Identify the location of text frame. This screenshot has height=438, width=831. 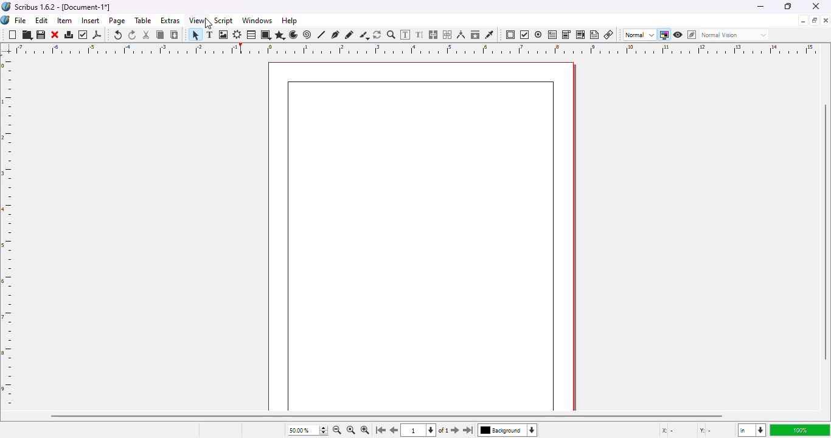
(209, 35).